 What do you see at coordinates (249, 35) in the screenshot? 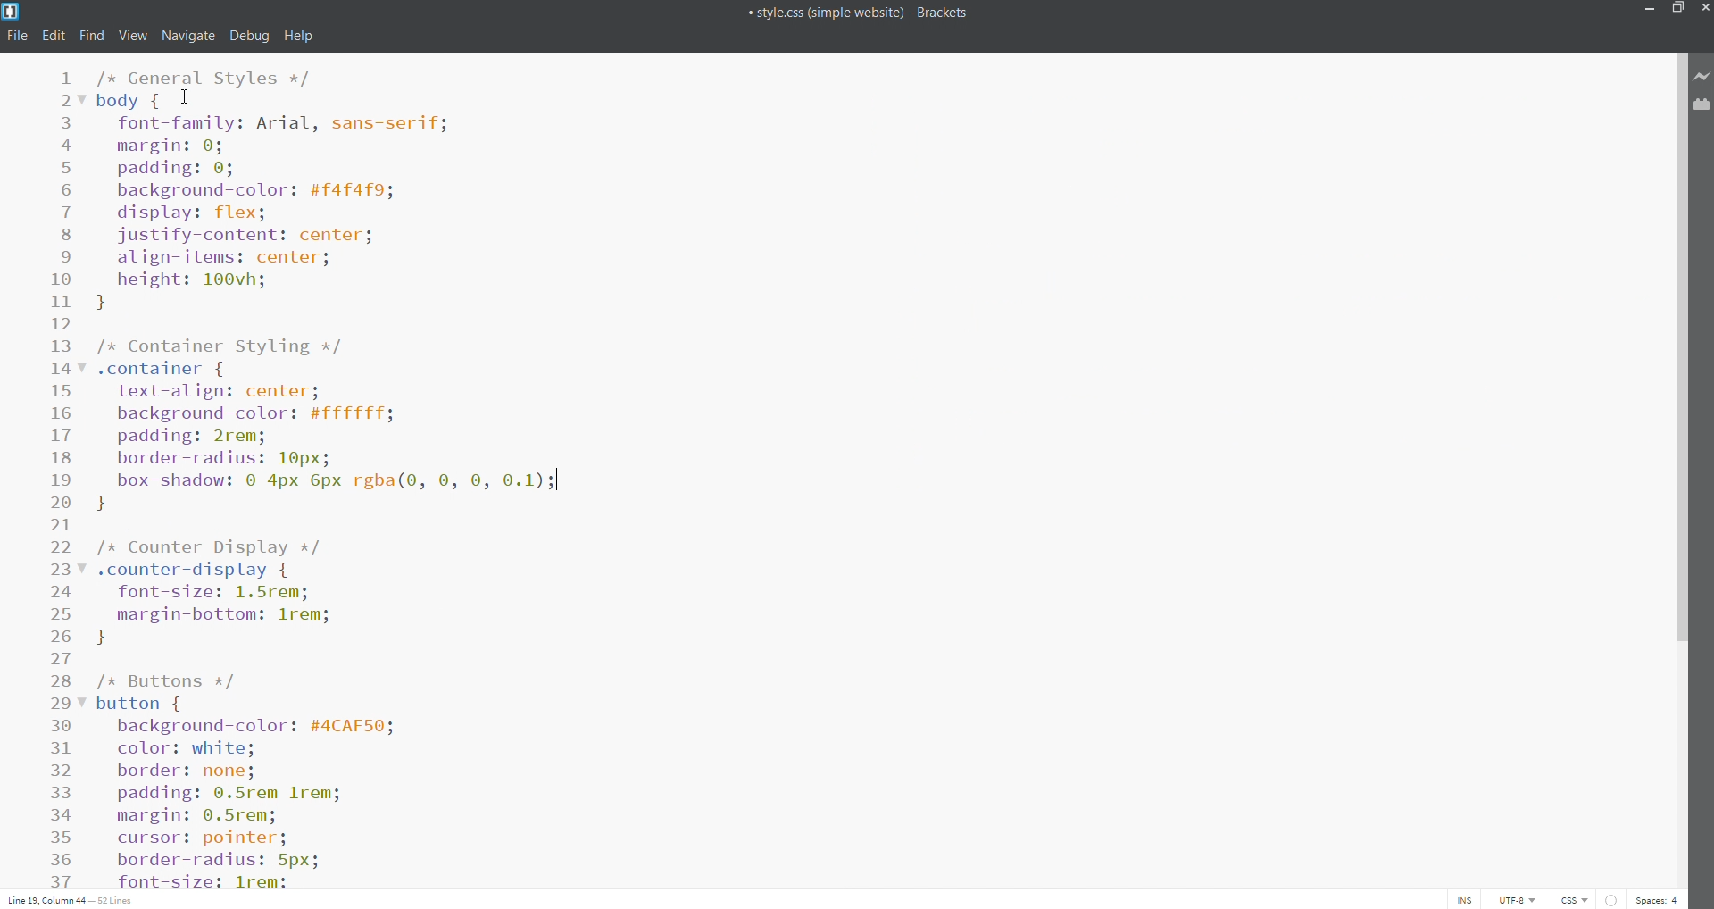
I see `debug` at bounding box center [249, 35].